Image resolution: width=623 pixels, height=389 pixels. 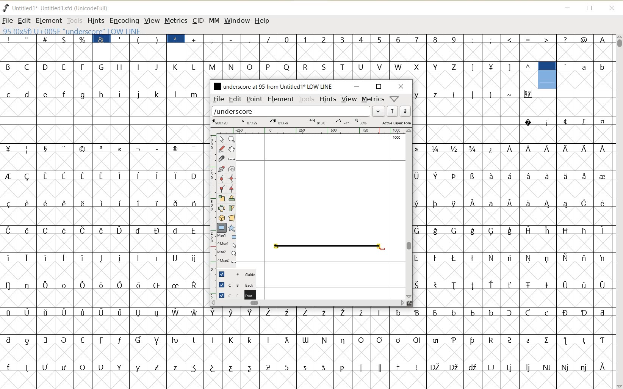 I want to click on an underscore with a unique twist creation, so click(x=325, y=247).